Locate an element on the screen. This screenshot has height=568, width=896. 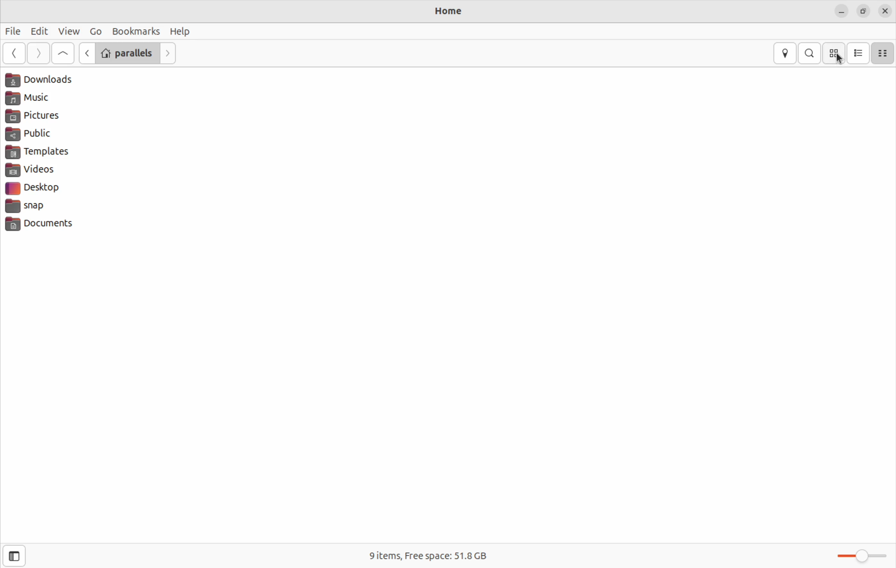
Edit is located at coordinates (38, 31).